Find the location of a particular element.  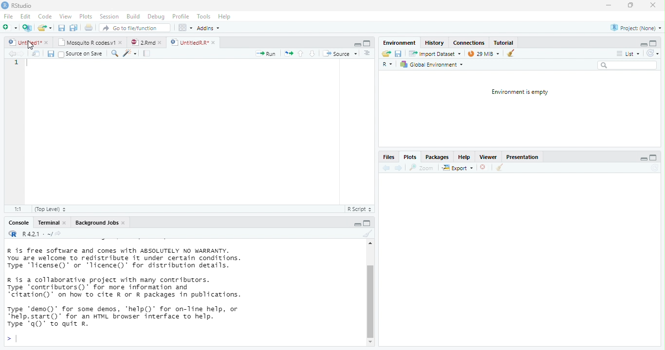

Source on Save is located at coordinates (80, 54).